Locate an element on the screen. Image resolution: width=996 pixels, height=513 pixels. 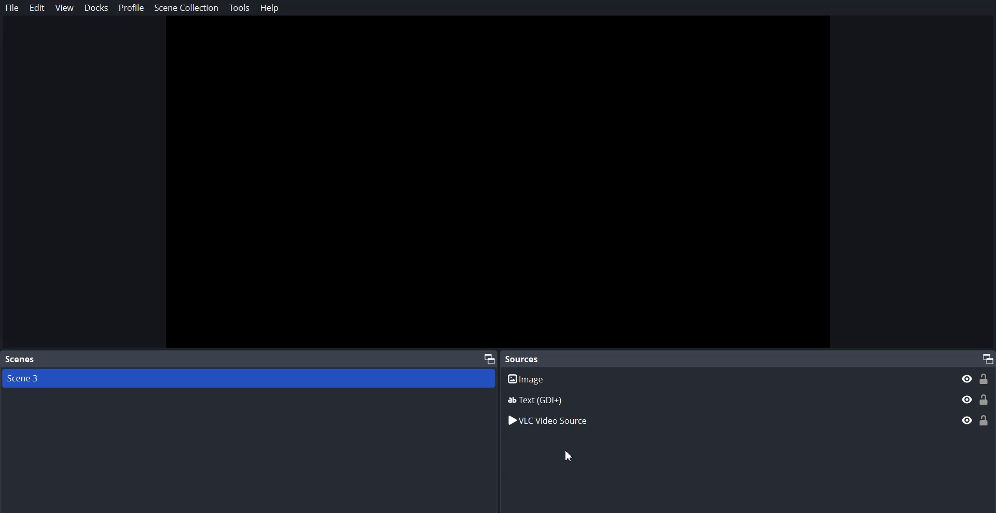
View is located at coordinates (64, 8).